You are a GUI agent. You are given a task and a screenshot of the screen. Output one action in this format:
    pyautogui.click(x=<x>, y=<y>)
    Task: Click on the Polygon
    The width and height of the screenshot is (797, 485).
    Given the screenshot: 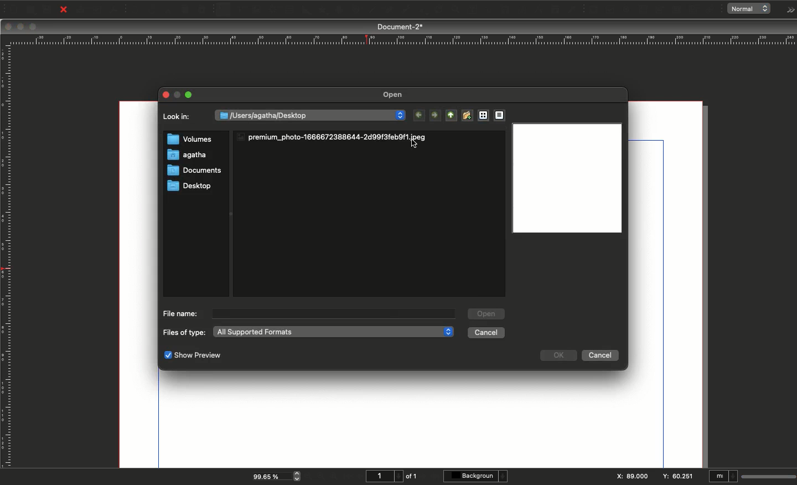 What is the action you would take?
    pyautogui.click(x=323, y=11)
    